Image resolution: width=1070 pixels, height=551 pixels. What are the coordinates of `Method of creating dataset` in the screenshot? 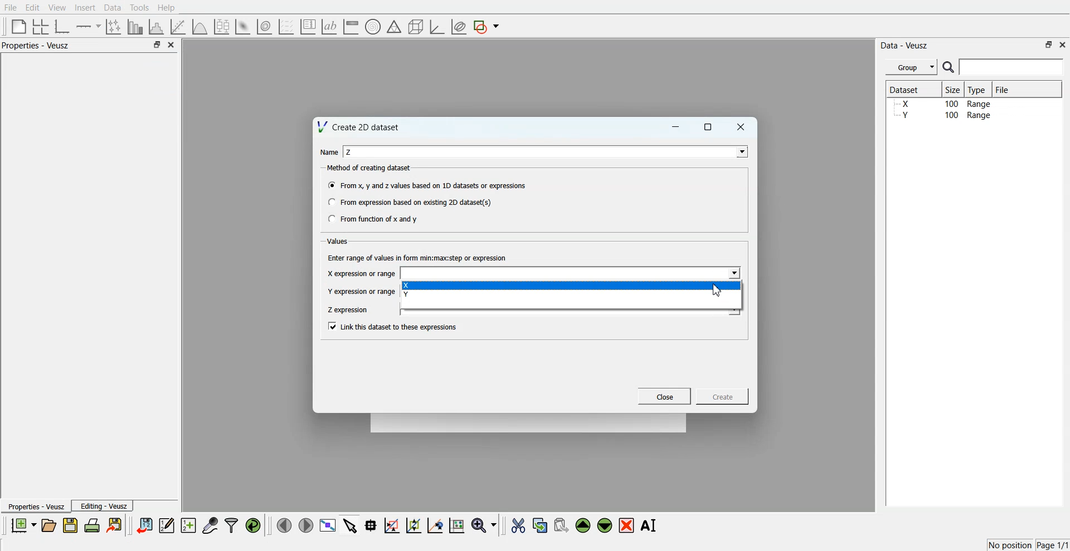 It's located at (370, 168).